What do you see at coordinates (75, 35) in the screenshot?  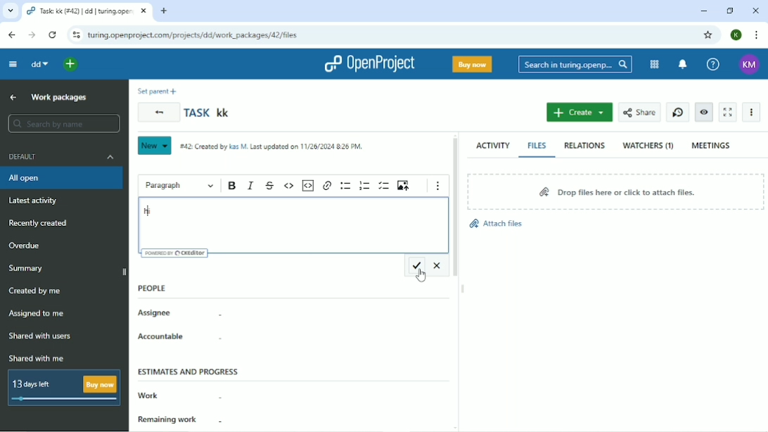 I see `View site information` at bounding box center [75, 35].